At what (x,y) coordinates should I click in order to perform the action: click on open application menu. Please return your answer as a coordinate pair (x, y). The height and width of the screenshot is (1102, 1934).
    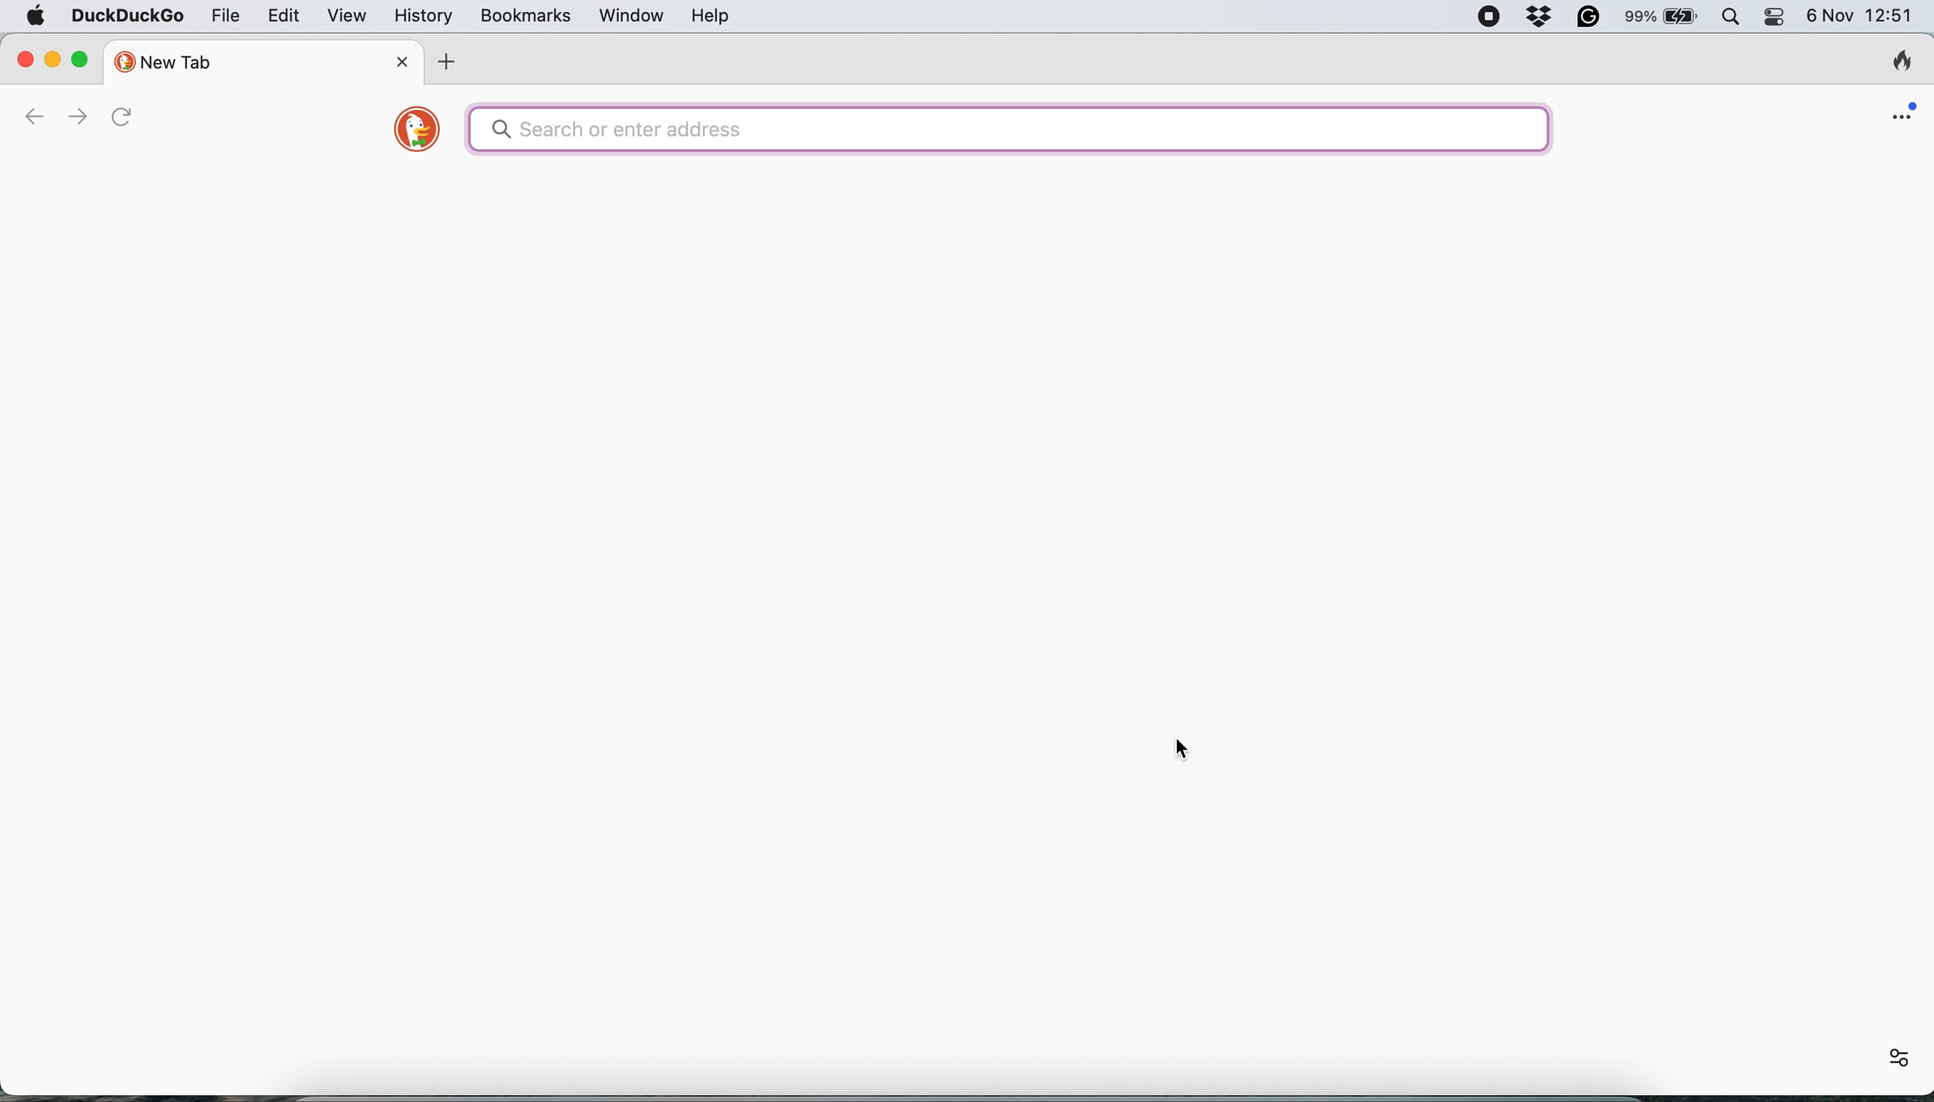
    Looking at the image, I should click on (1901, 111).